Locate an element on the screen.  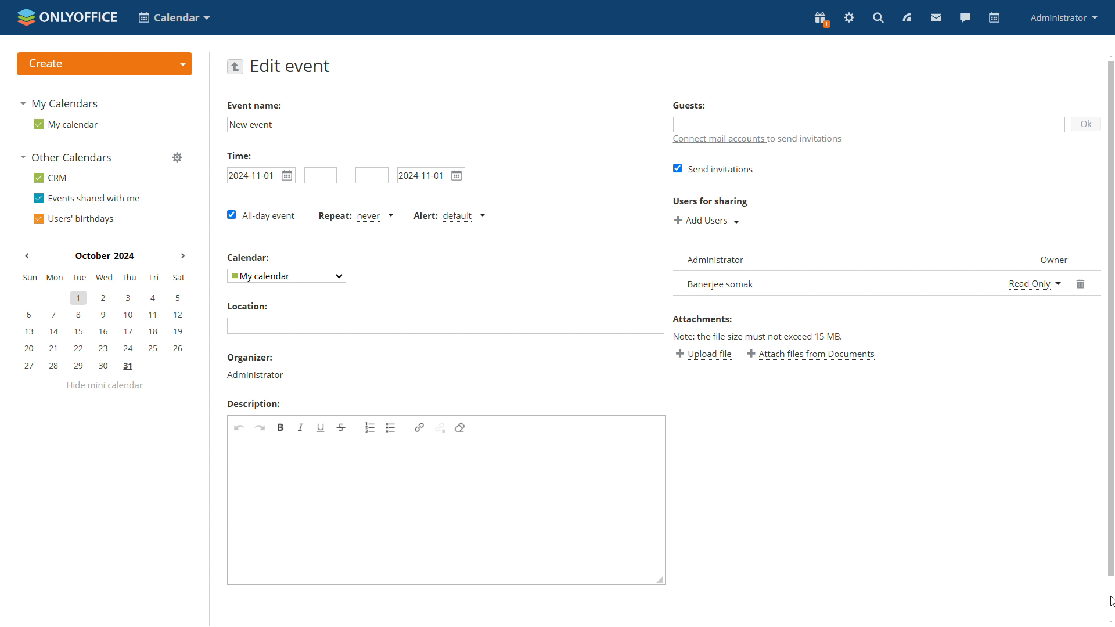
manage is located at coordinates (179, 158).